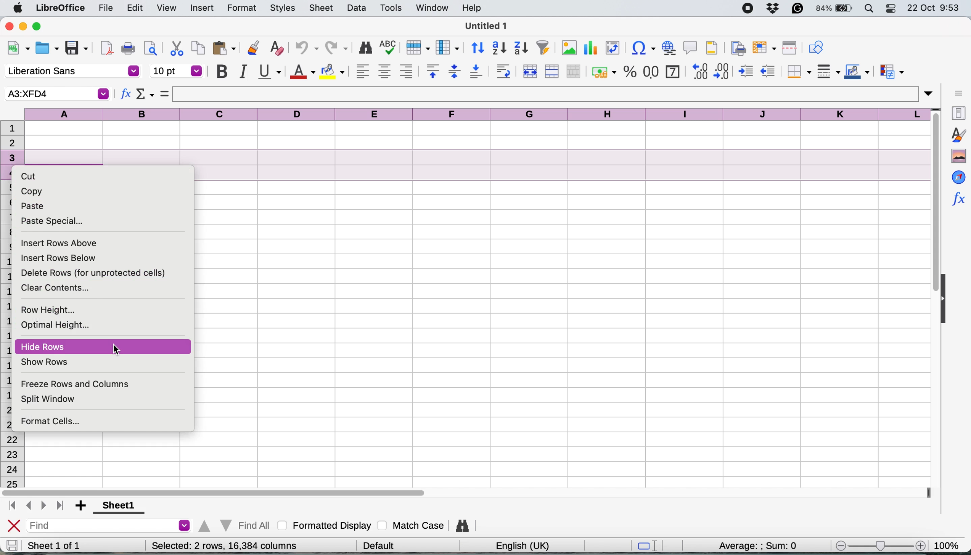  What do you see at coordinates (326, 524) in the screenshot?
I see `formatted display` at bounding box center [326, 524].